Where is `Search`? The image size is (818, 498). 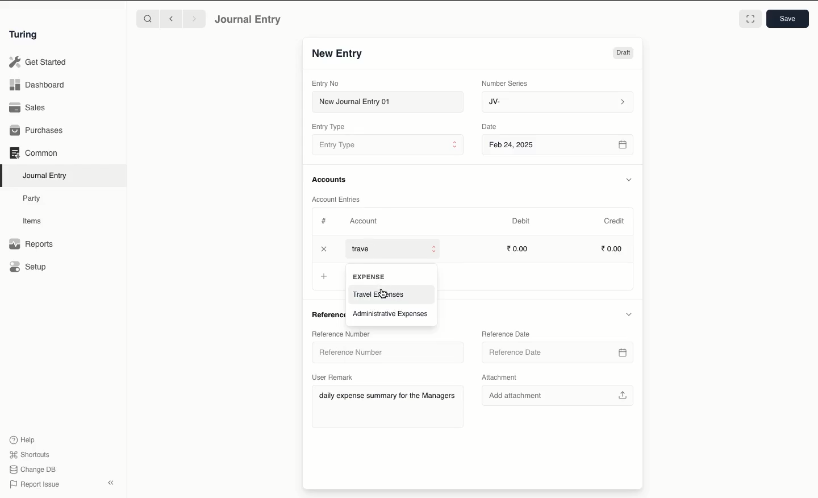 Search is located at coordinates (147, 18).